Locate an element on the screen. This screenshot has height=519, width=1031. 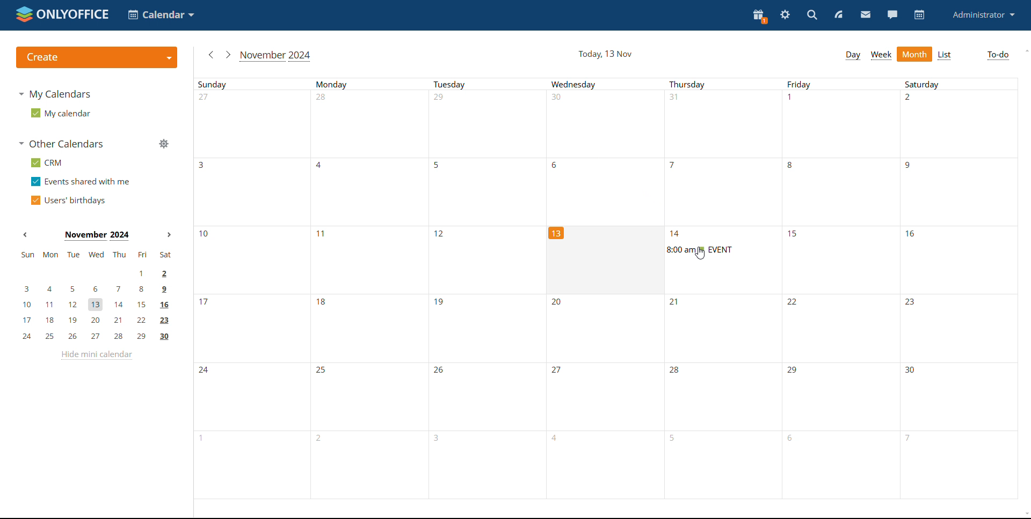
calendar is located at coordinates (918, 15).